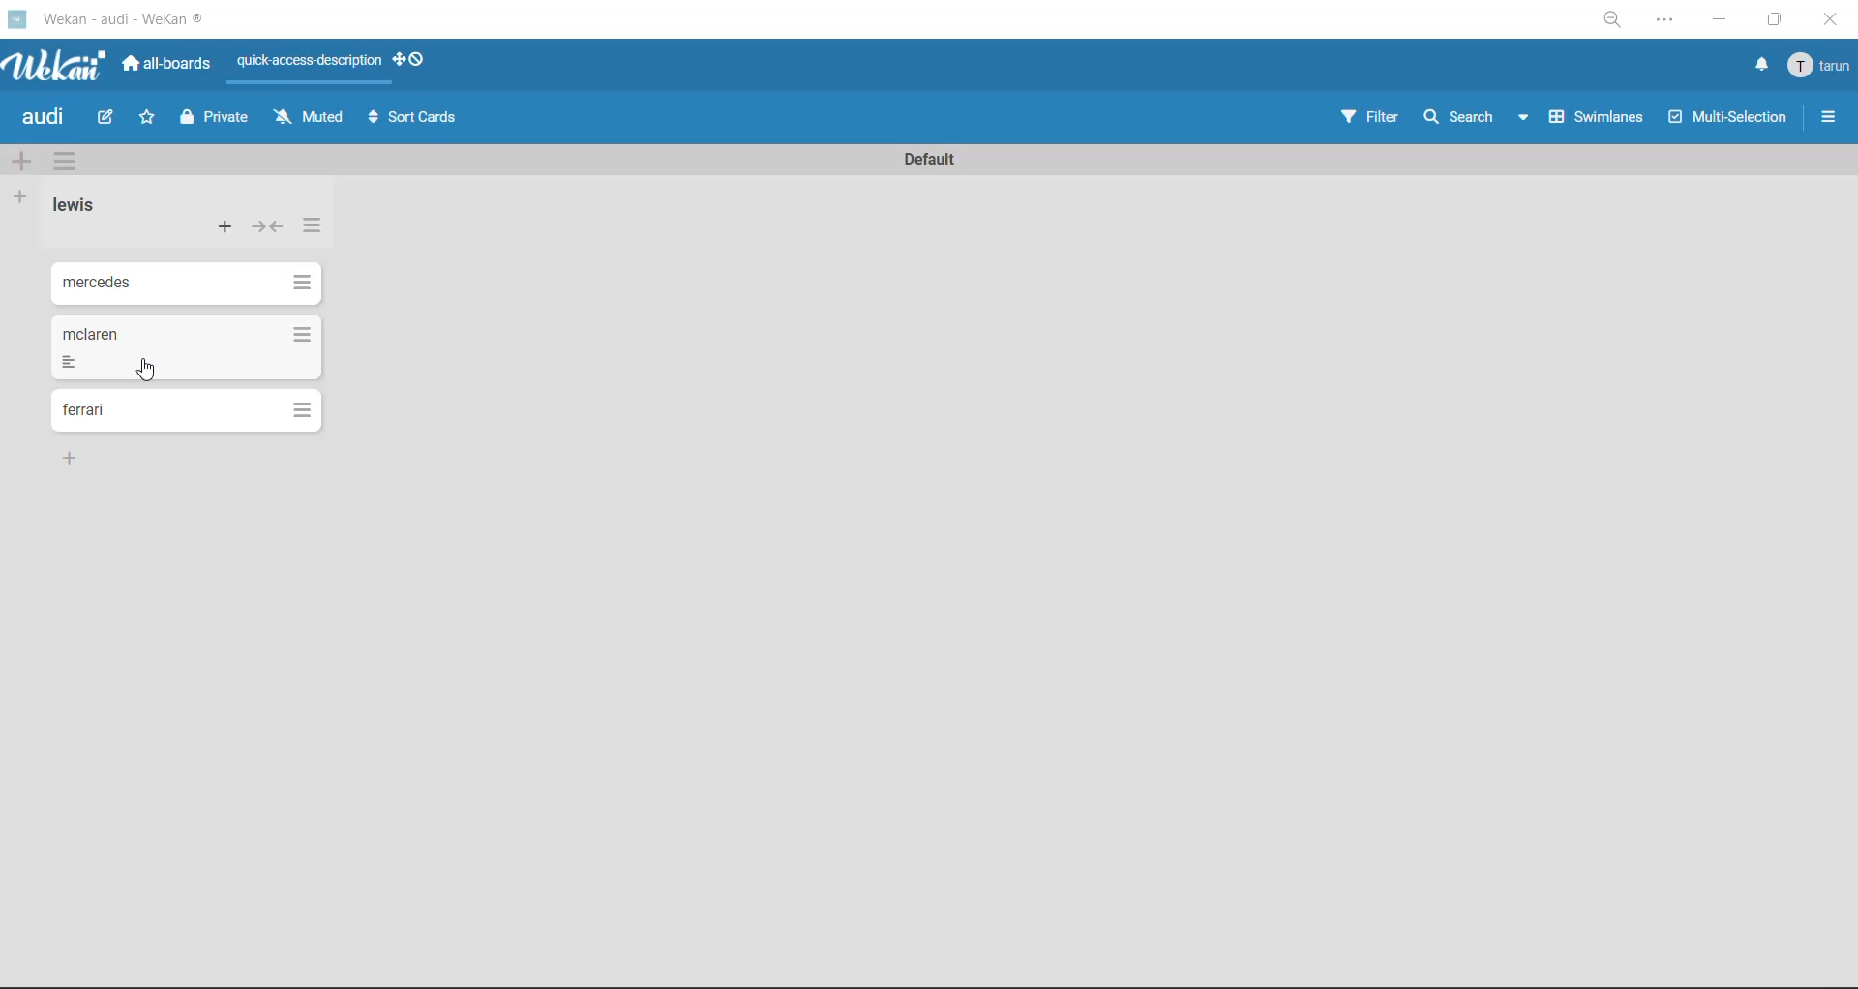 The width and height of the screenshot is (1858, 989). I want to click on app title, so click(111, 18).